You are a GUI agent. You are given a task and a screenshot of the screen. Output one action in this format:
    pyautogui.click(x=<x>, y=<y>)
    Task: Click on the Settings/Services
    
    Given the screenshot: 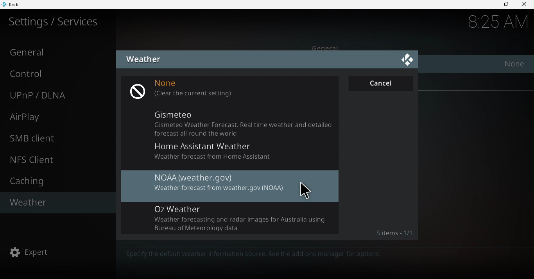 What is the action you would take?
    pyautogui.click(x=55, y=25)
    